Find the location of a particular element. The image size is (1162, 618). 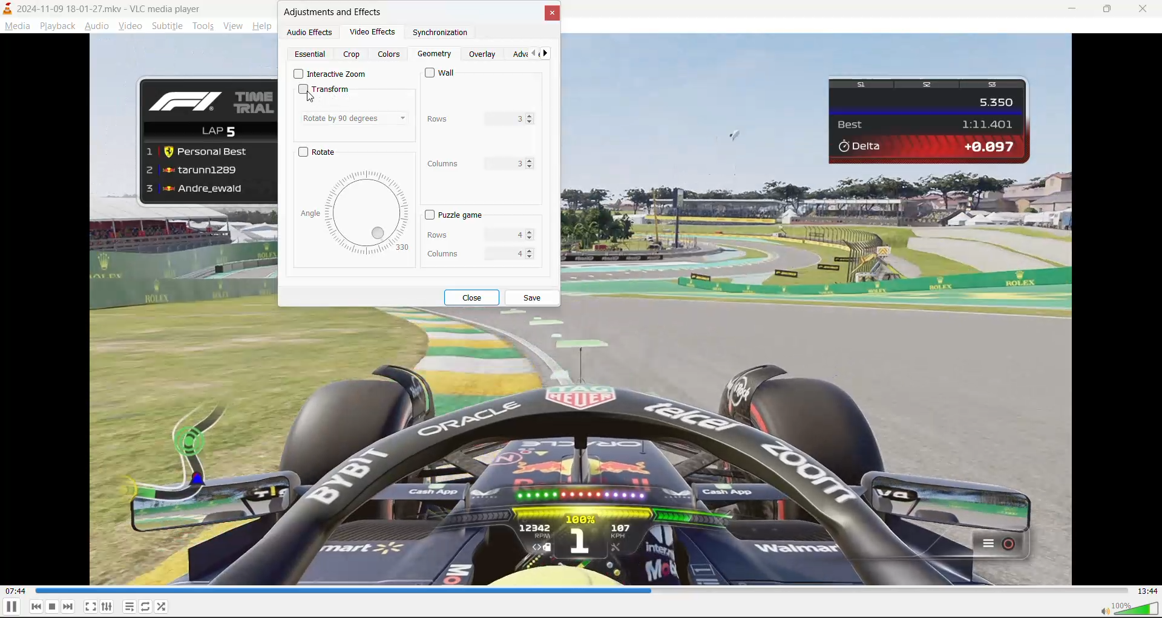

close is located at coordinates (1146, 7).